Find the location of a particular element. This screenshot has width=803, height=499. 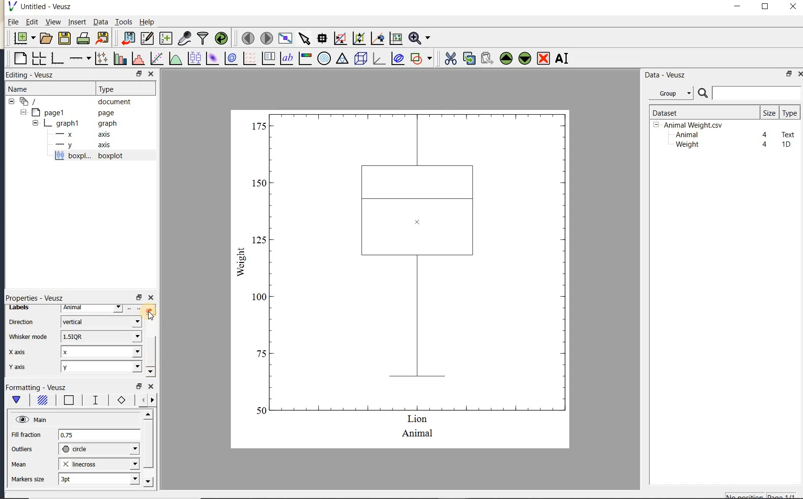

Data is located at coordinates (100, 22).